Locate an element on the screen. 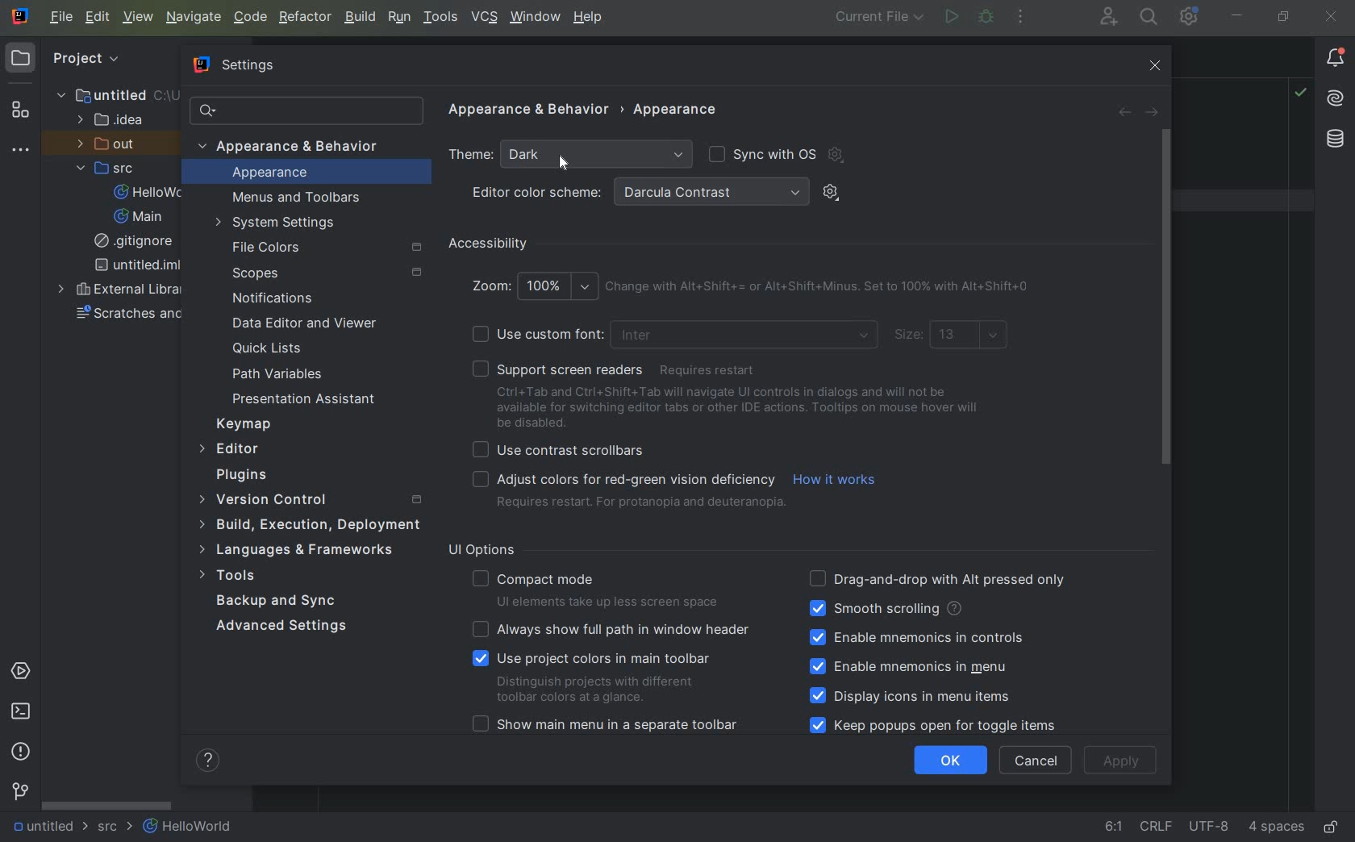  Edit is located at coordinates (96, 19).